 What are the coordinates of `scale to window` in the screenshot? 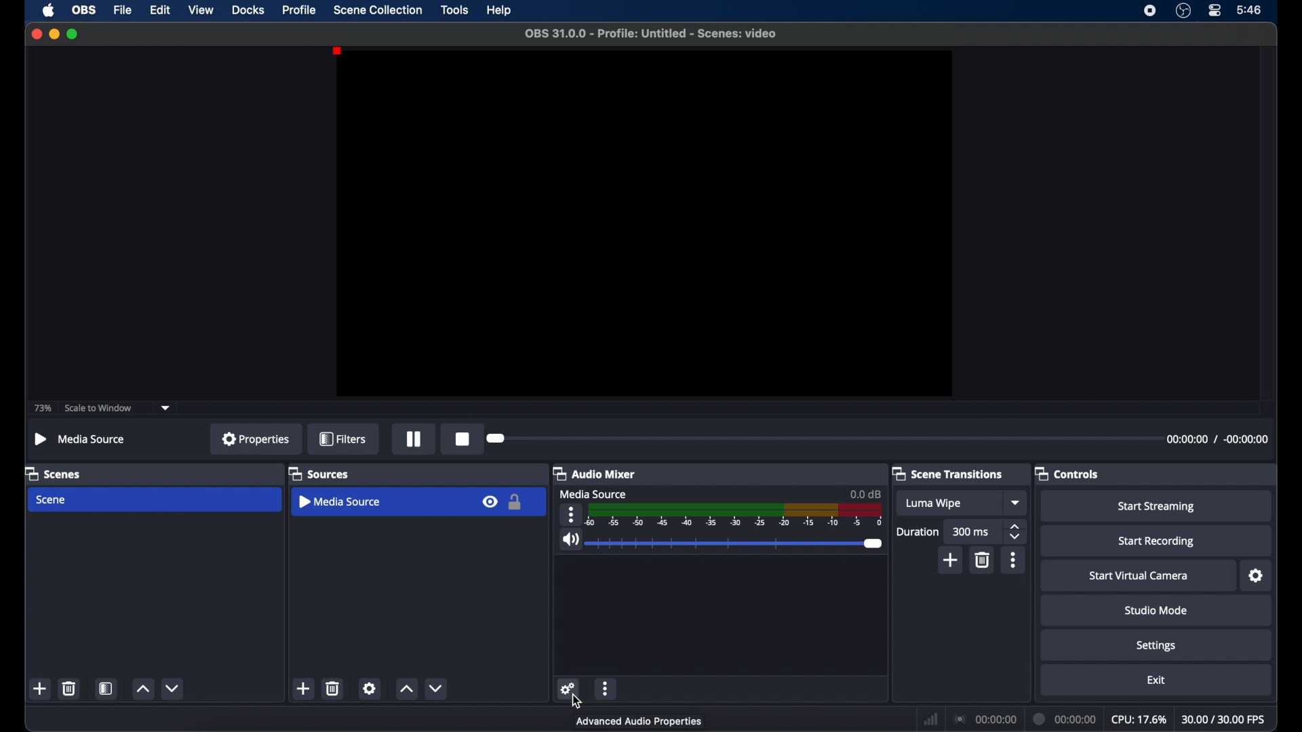 It's located at (97, 408).